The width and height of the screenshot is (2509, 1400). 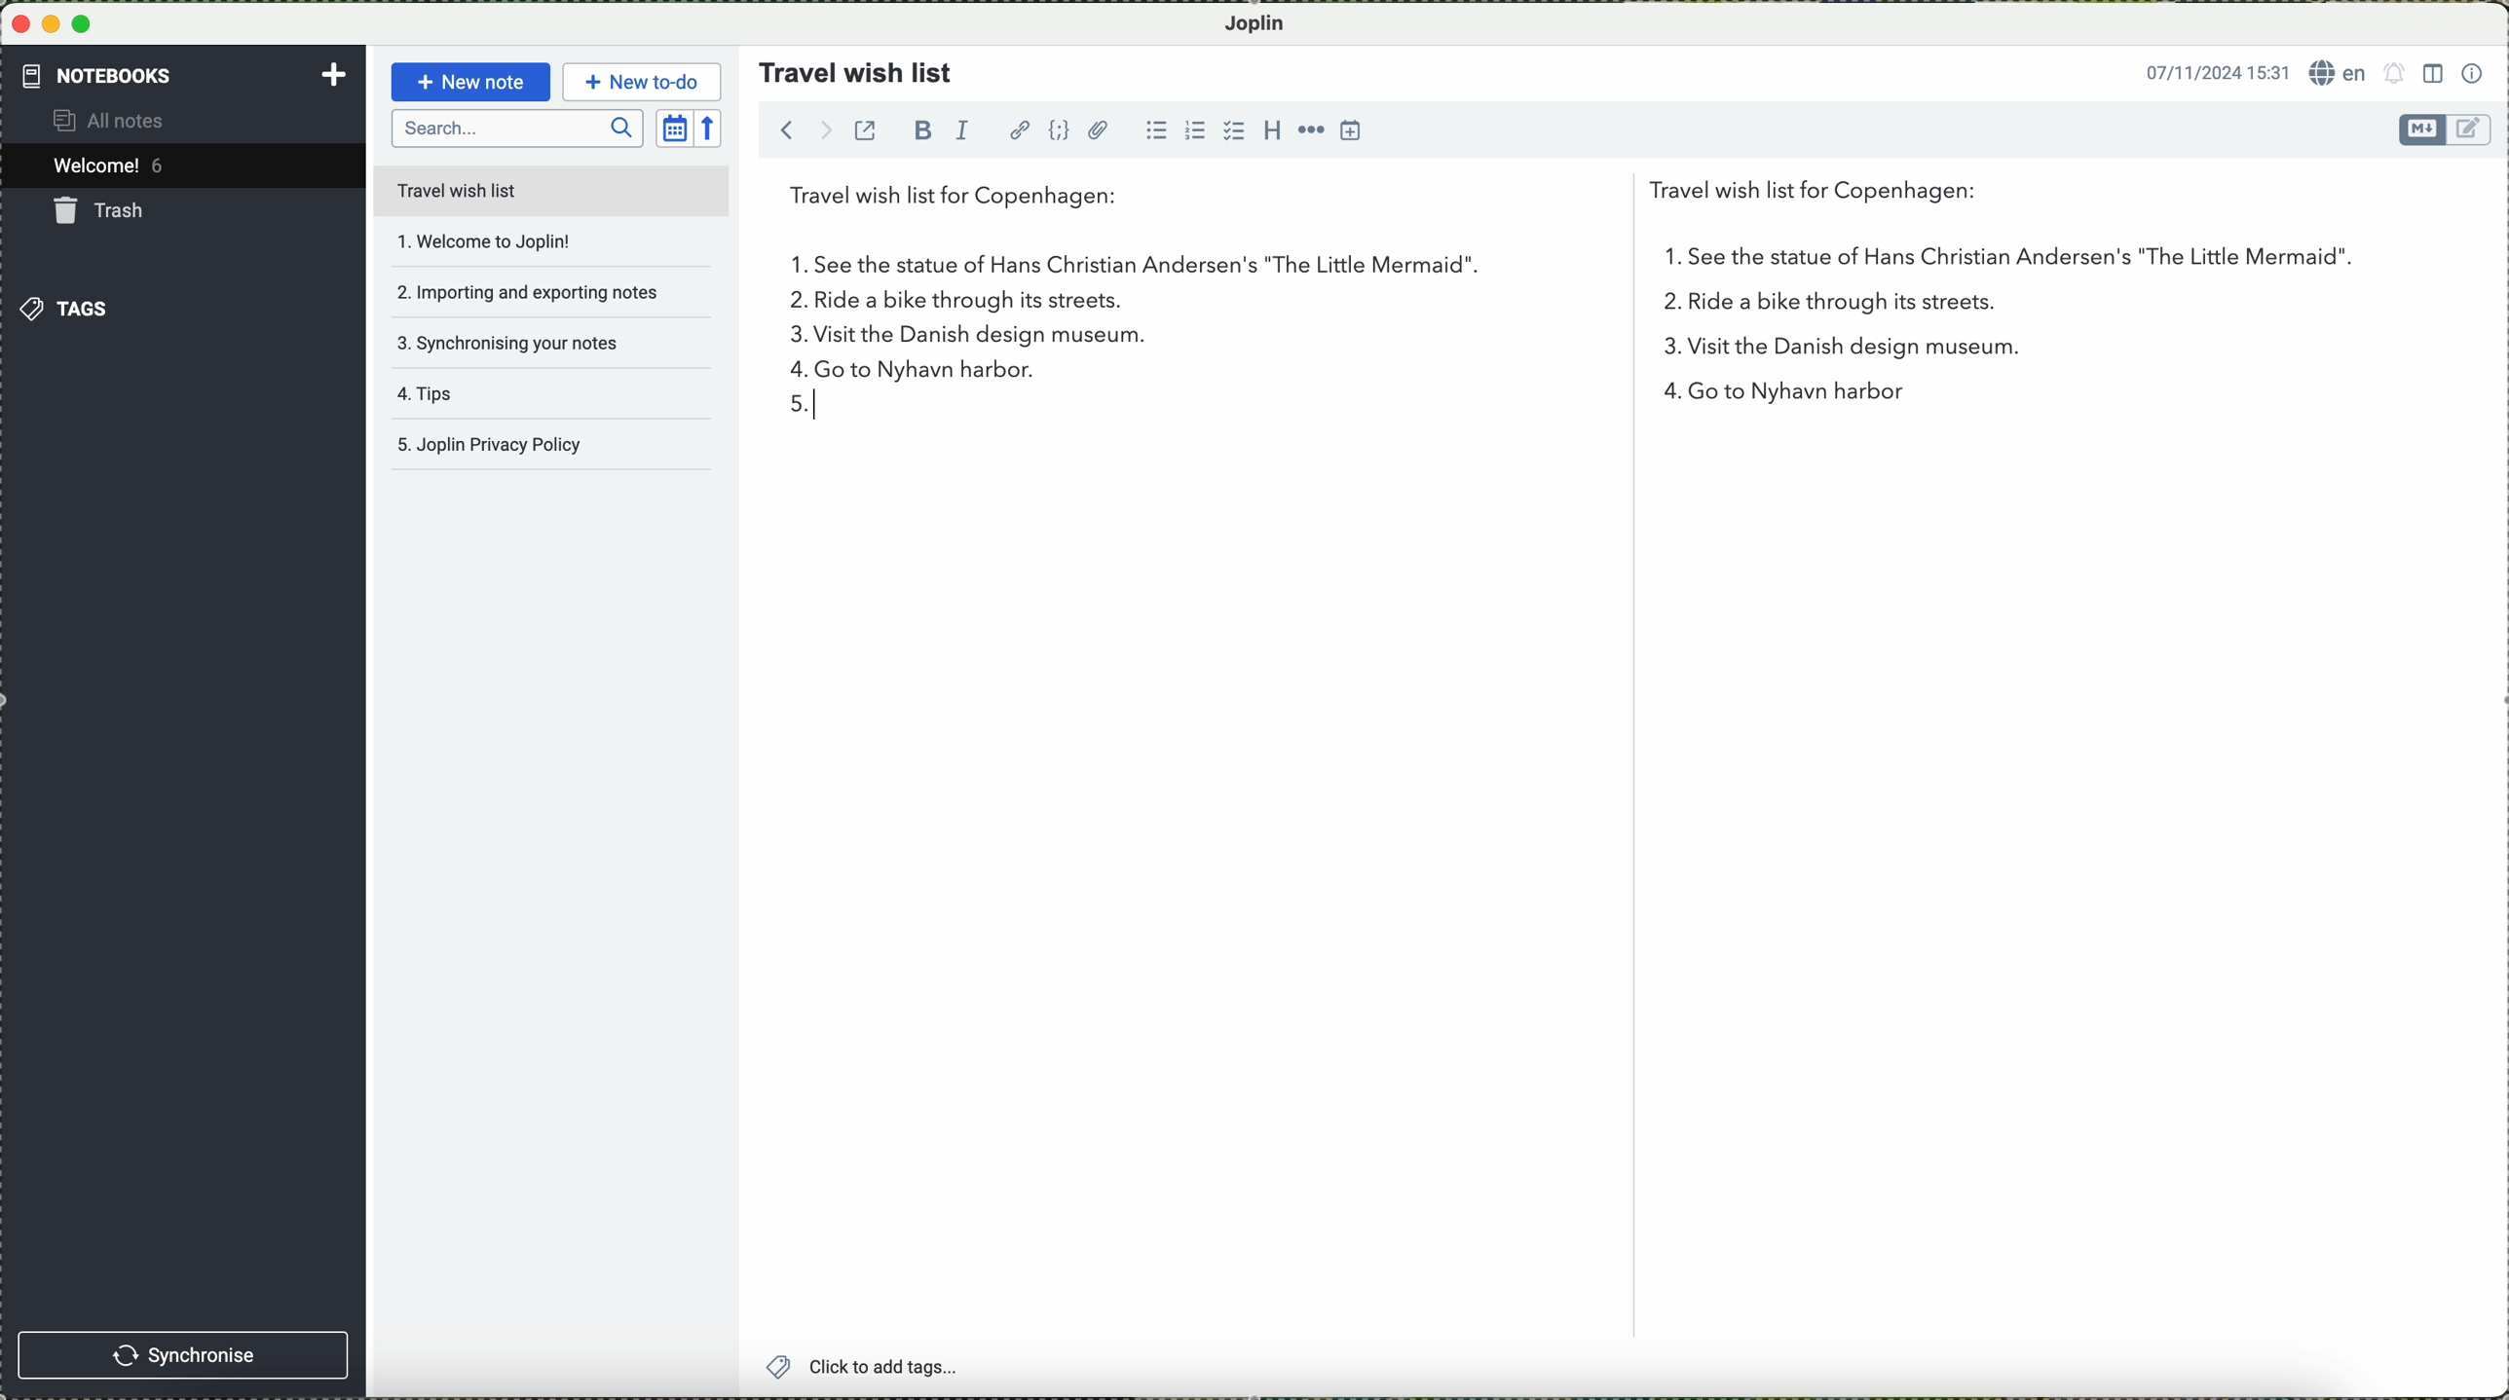 What do you see at coordinates (1019, 129) in the screenshot?
I see `hyperlink` at bounding box center [1019, 129].